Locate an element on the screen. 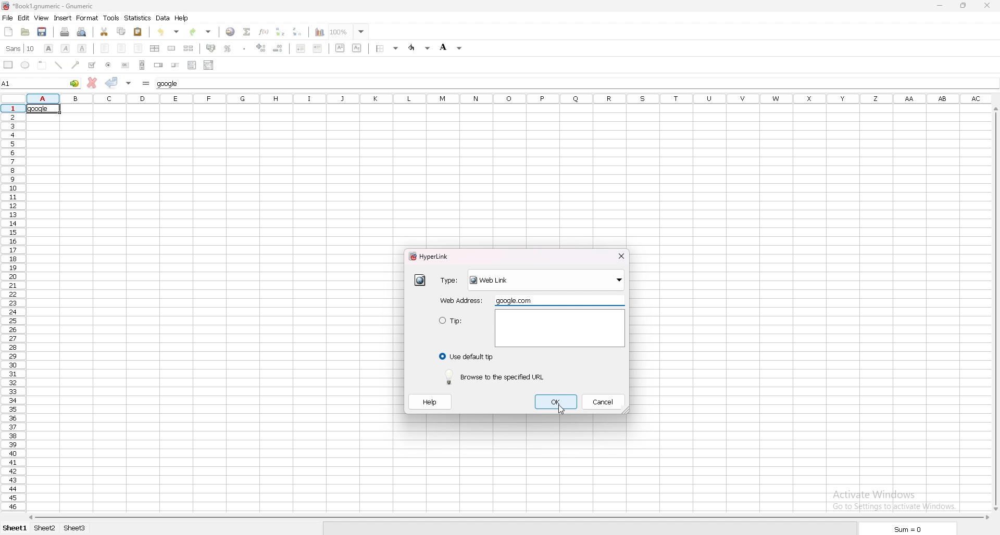 Image resolution: width=1000 pixels, height=535 pixels. save is located at coordinates (44, 32).